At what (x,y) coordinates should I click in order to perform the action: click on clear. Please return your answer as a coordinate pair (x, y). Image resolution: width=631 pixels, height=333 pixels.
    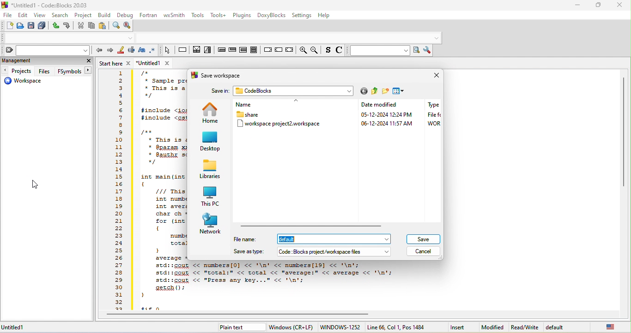
    Looking at the image, I should click on (45, 50).